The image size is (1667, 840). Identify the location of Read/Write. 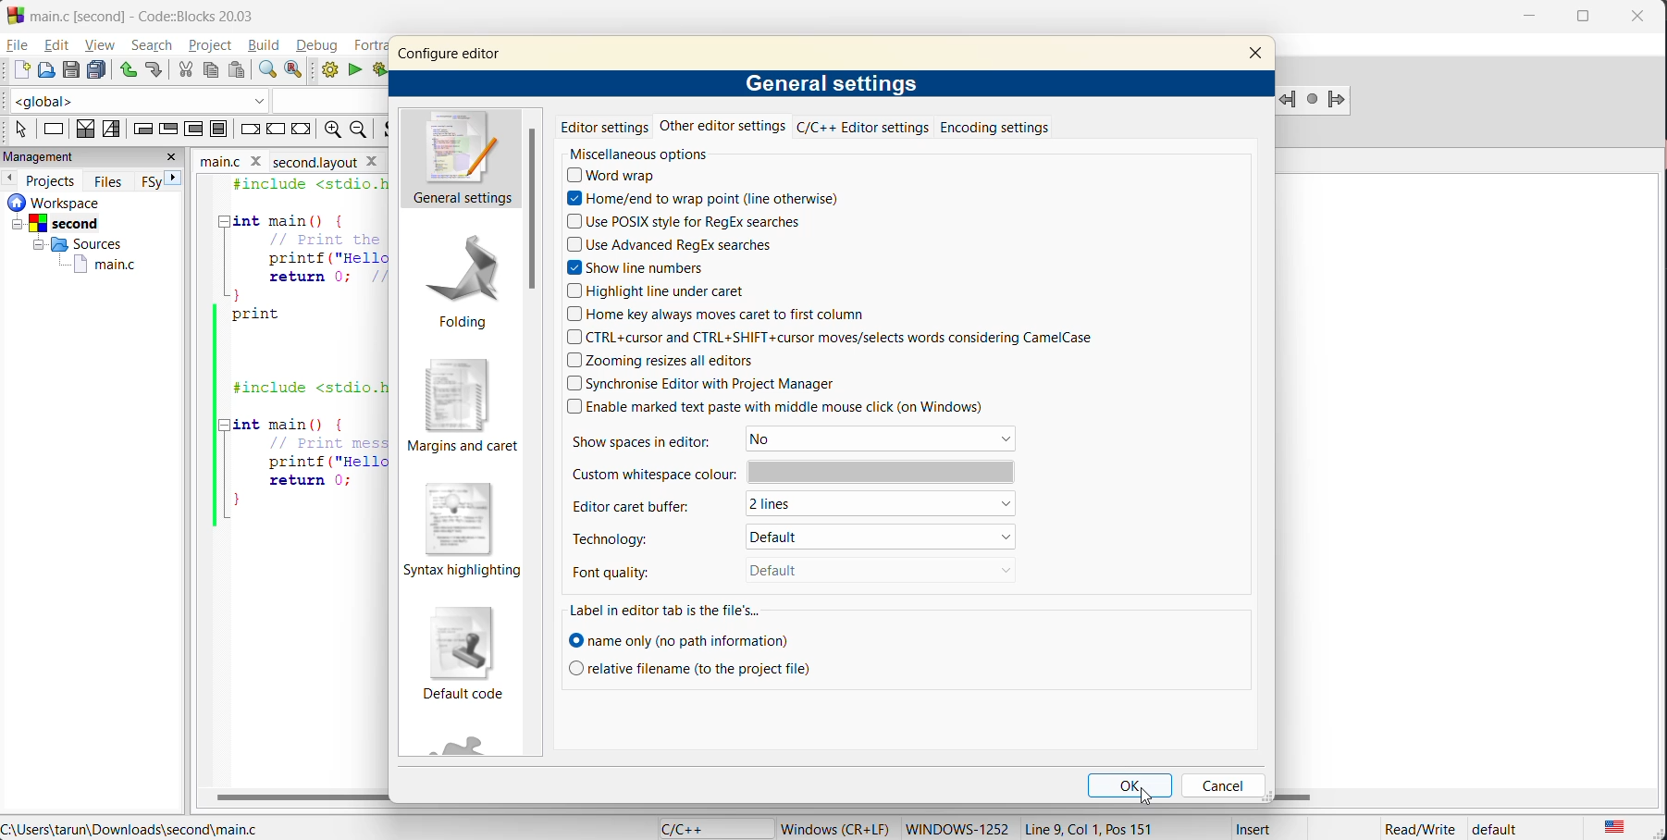
(1419, 828).